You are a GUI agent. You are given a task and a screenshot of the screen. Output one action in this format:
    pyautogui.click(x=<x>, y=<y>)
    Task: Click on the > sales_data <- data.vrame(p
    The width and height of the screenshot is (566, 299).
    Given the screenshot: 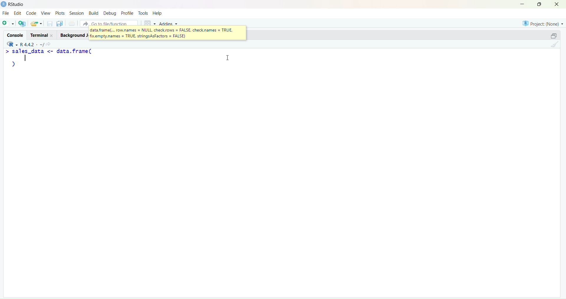 What is the action you would take?
    pyautogui.click(x=52, y=60)
    